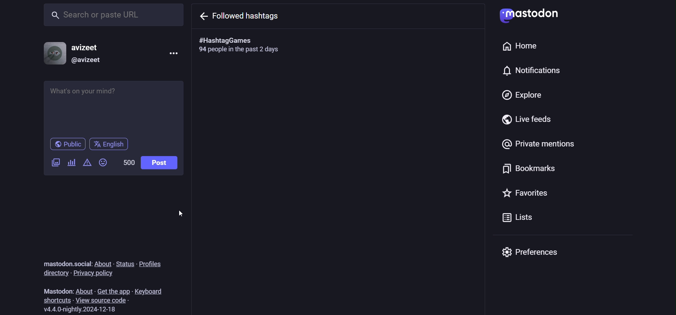  I want to click on 500, so click(129, 163).